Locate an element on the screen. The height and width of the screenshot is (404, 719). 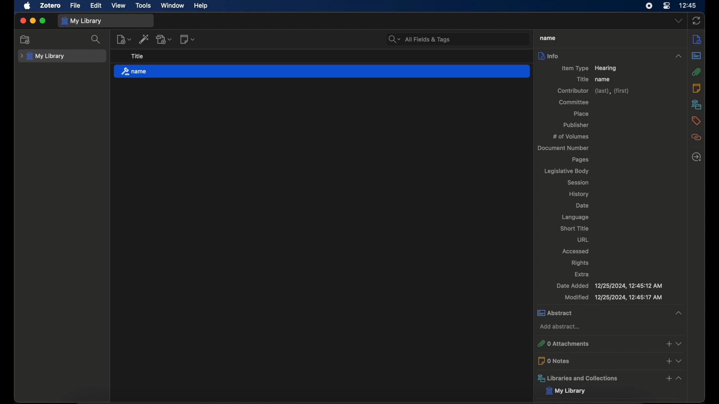
0 notes is located at coordinates (610, 361).